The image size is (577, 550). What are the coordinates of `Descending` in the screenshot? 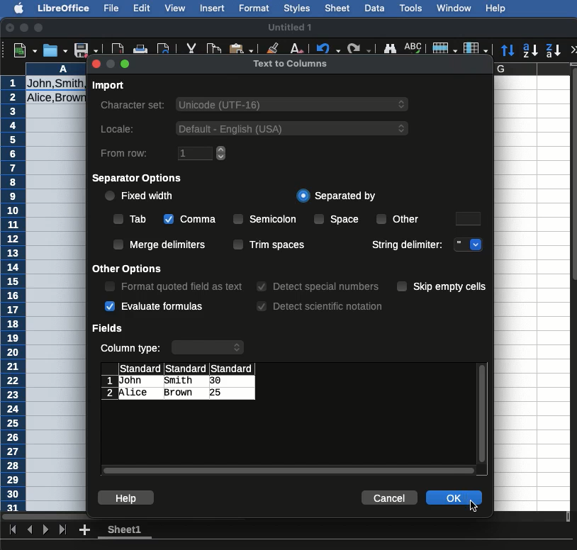 It's located at (554, 50).